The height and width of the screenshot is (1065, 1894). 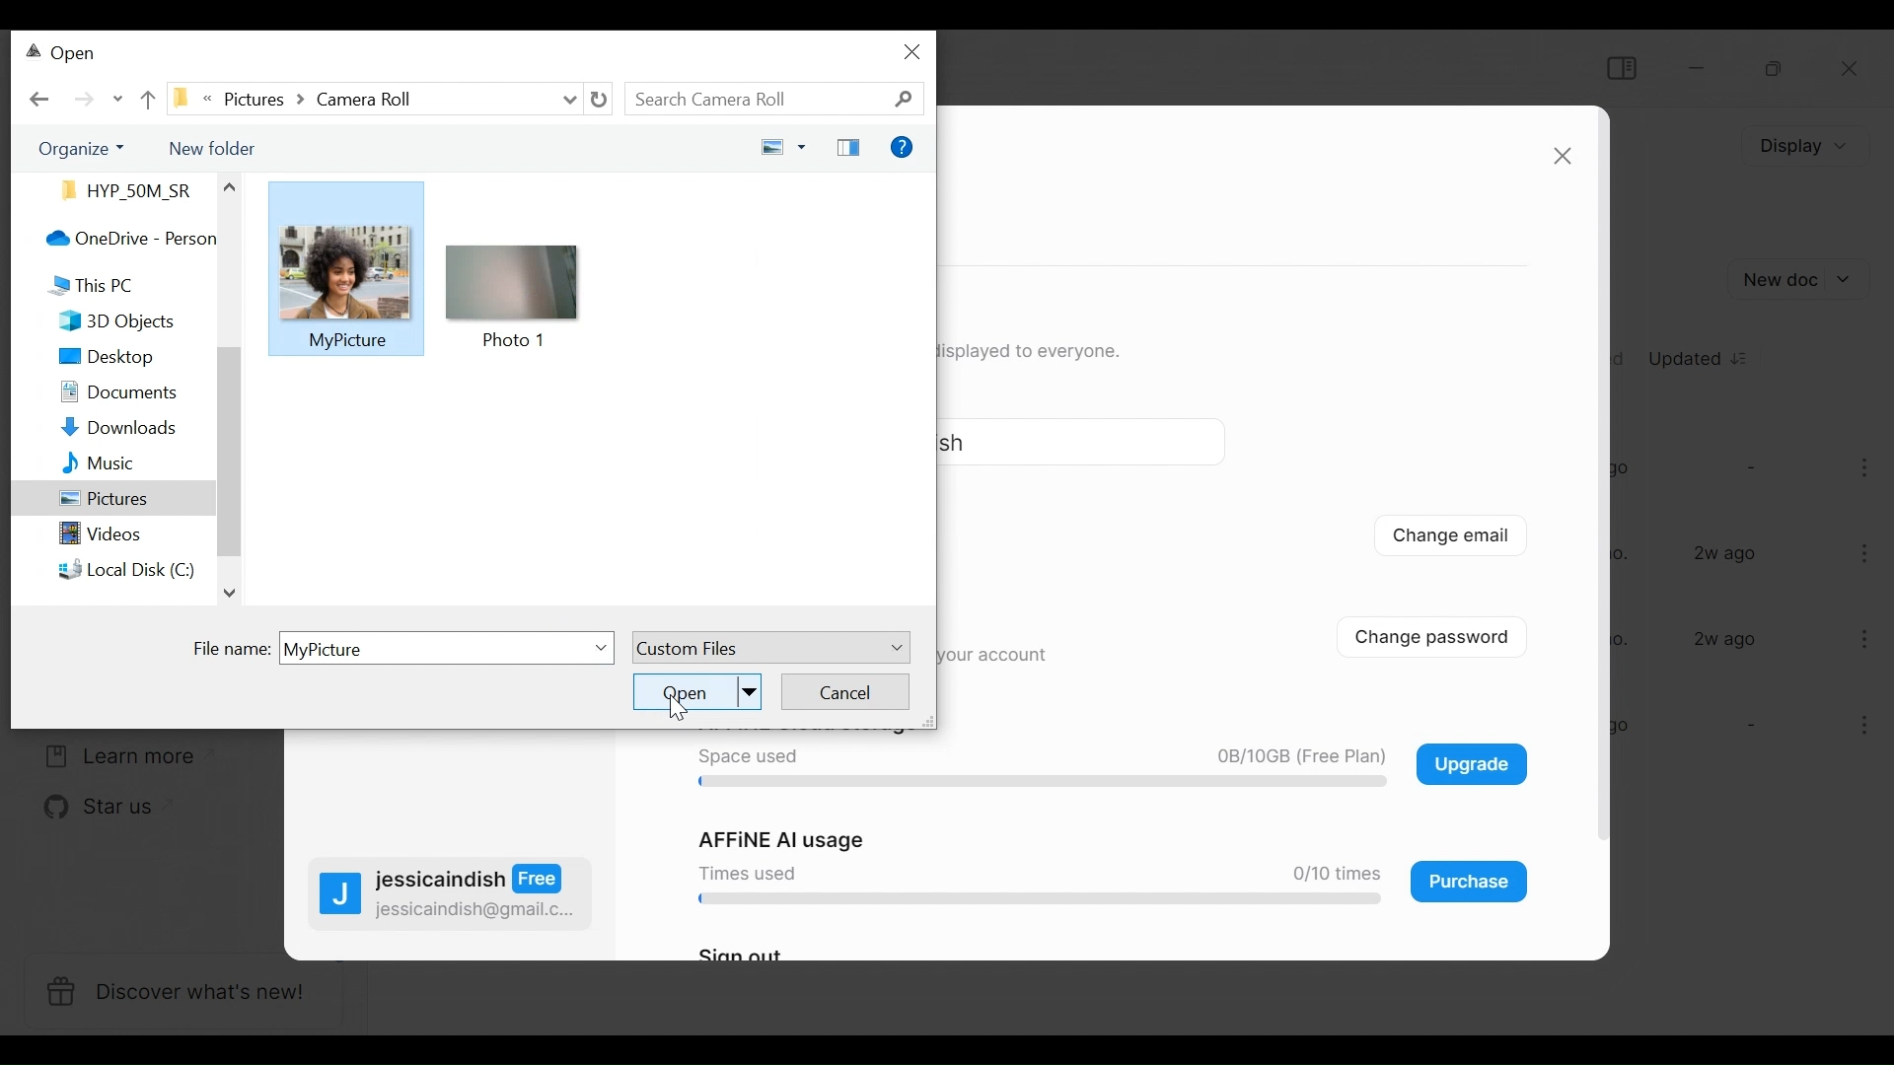 What do you see at coordinates (1471, 763) in the screenshot?
I see `Upgrade` at bounding box center [1471, 763].